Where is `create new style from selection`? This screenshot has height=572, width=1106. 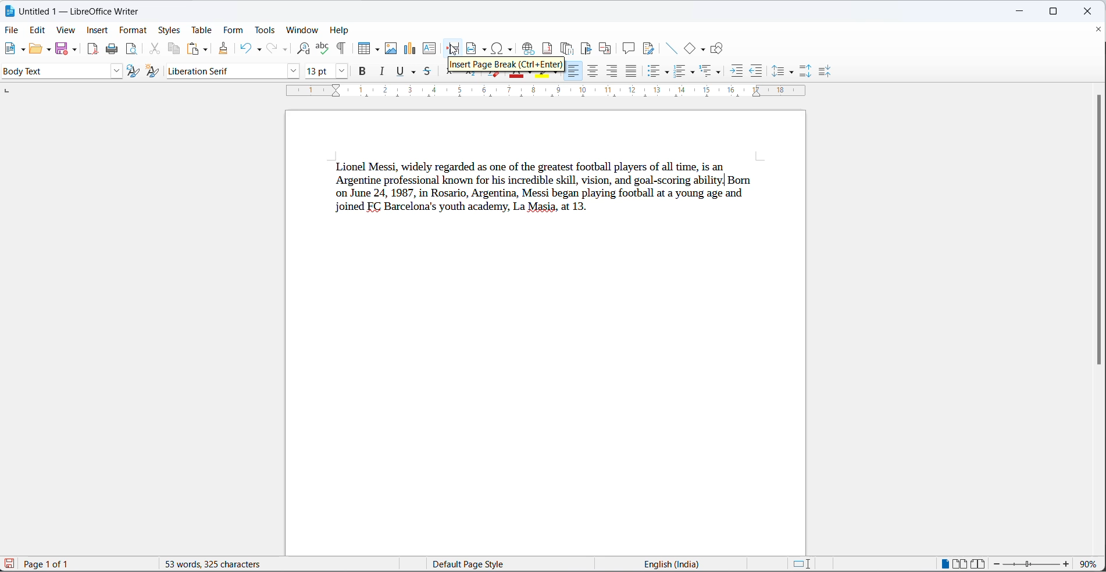 create new style from selection is located at coordinates (154, 71).